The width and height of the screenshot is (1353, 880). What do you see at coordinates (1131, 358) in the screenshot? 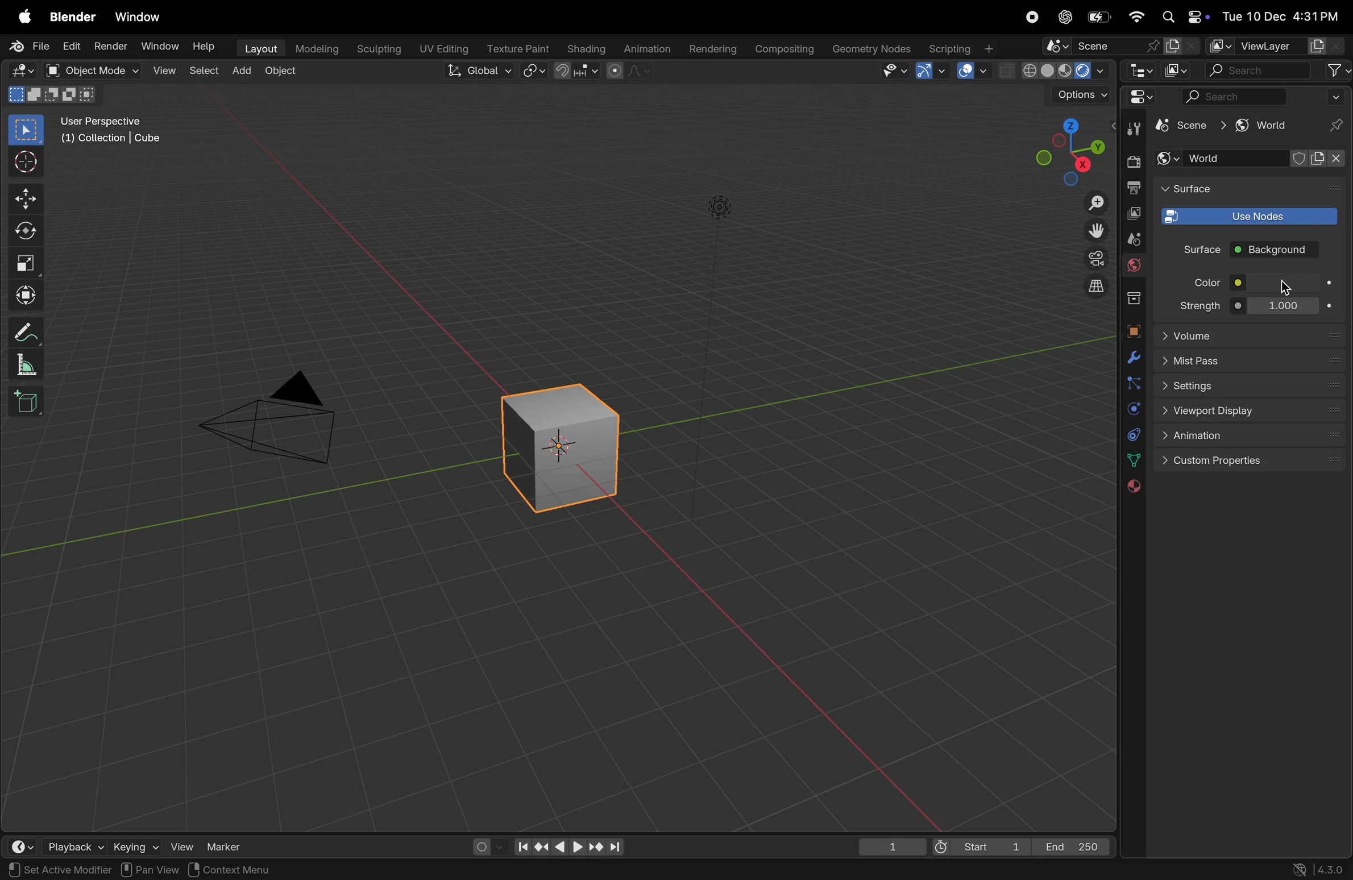
I see `modifiers` at bounding box center [1131, 358].